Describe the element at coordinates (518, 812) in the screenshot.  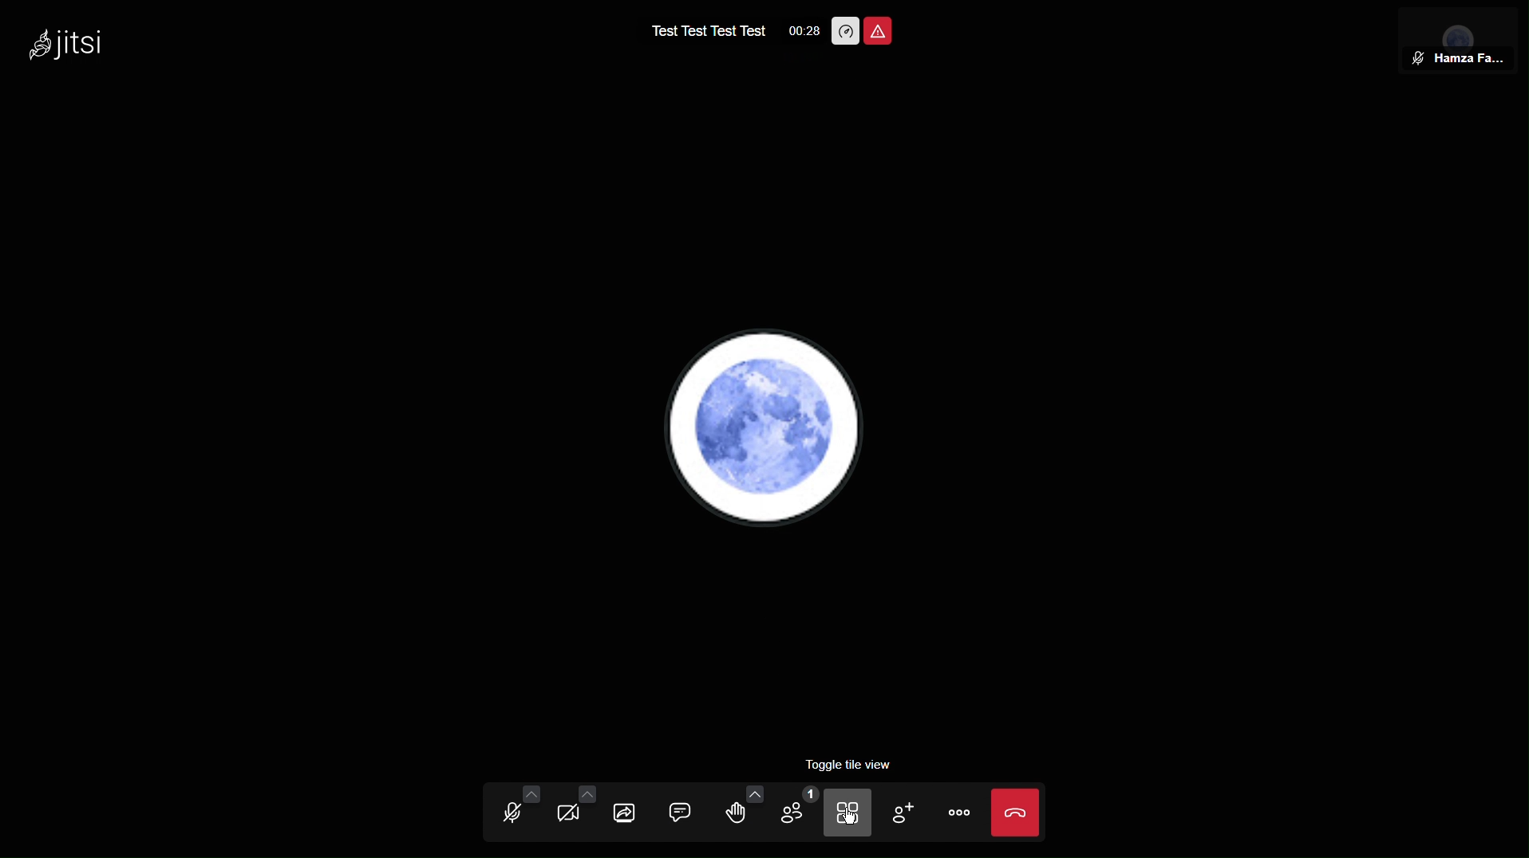
I see `Audio` at that location.